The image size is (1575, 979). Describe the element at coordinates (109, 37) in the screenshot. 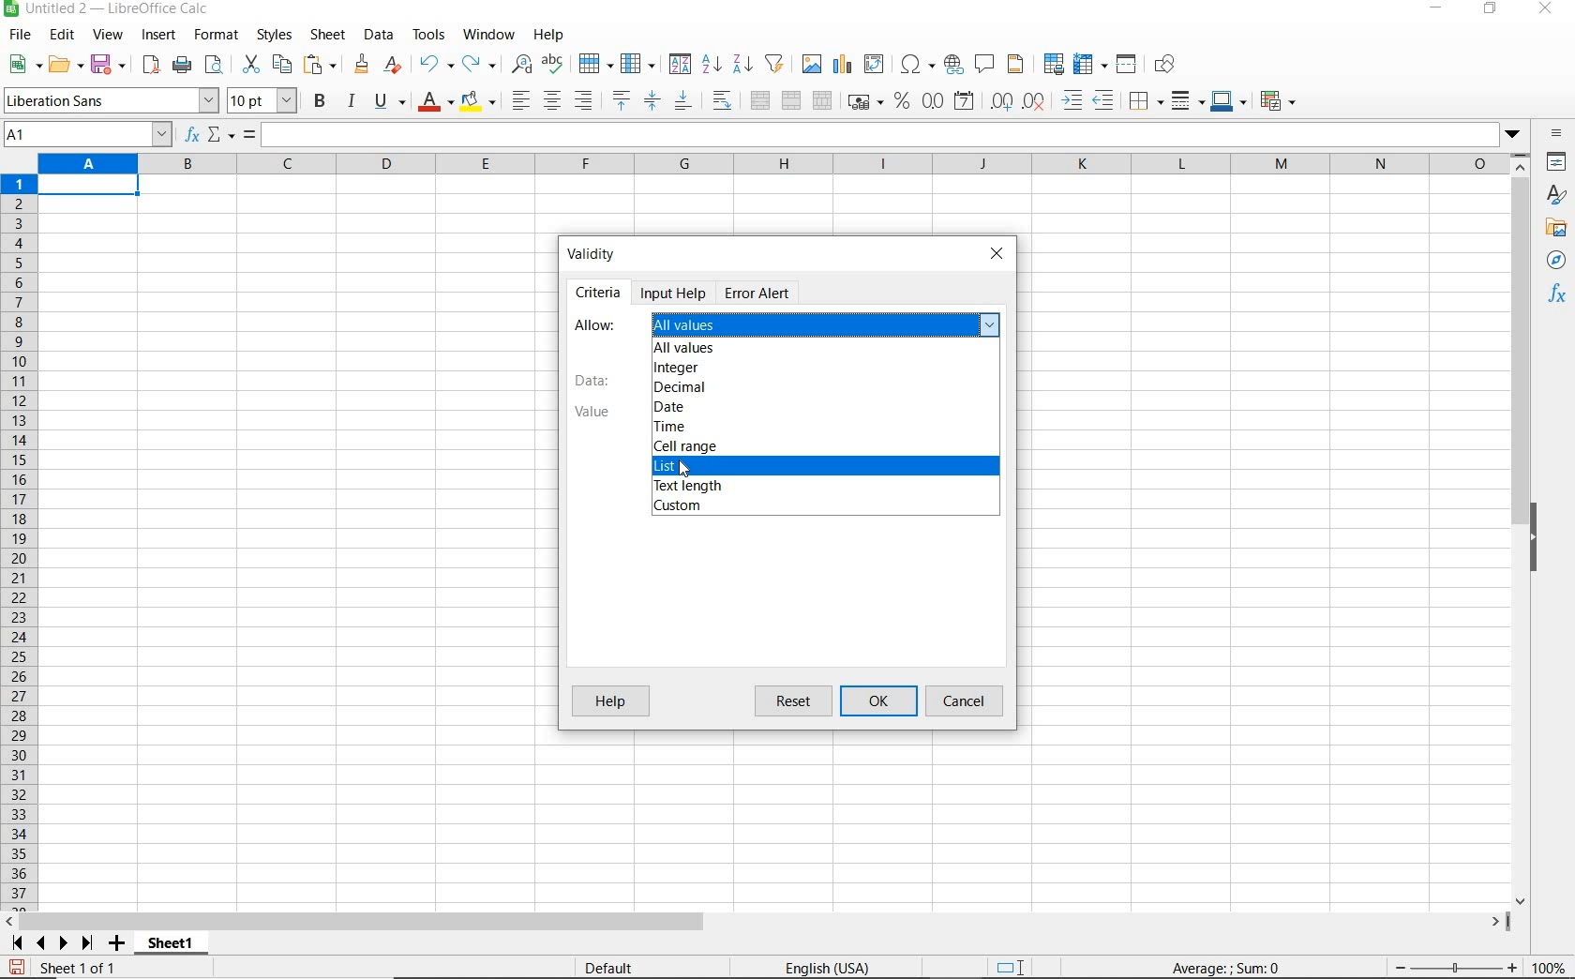

I see `view` at that location.